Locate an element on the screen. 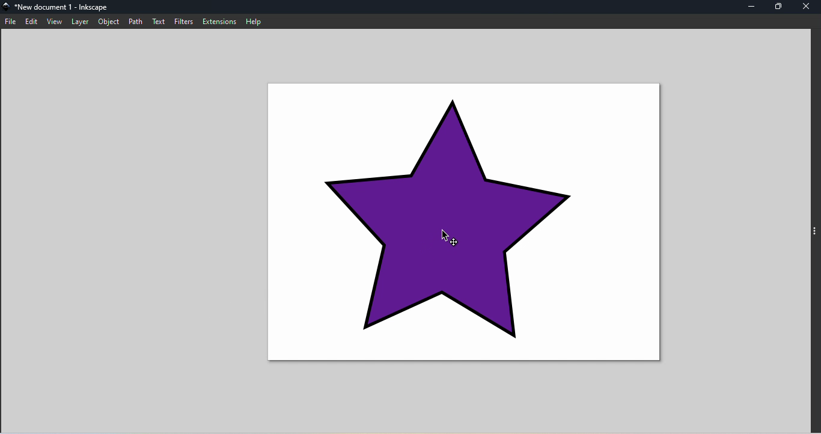 The height and width of the screenshot is (434, 821). Extensions is located at coordinates (221, 22).